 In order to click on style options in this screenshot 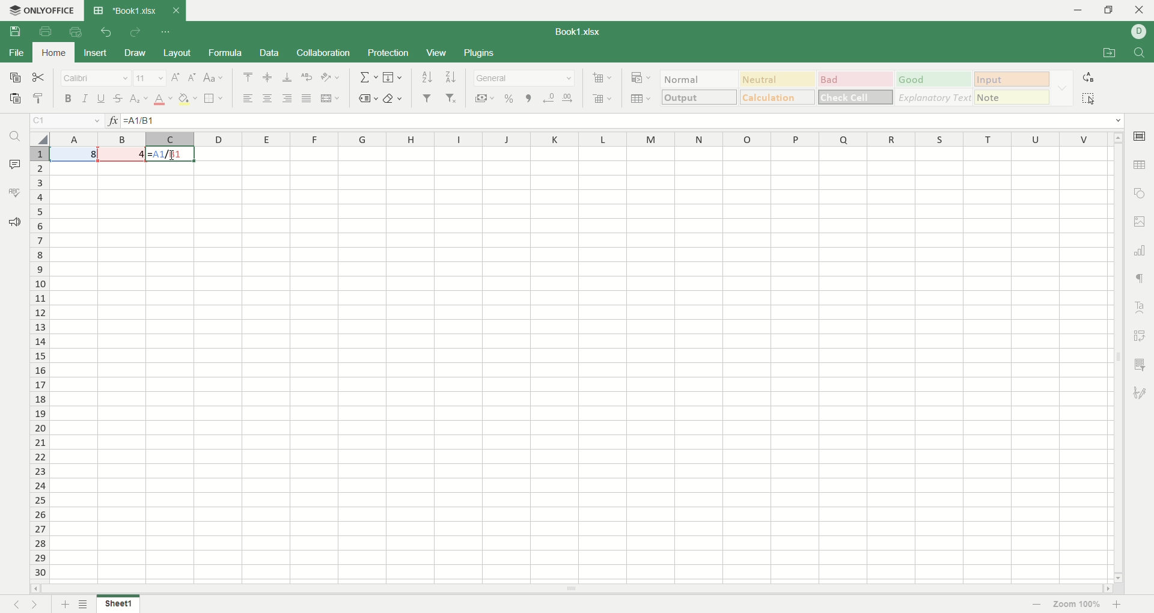, I will do `click(1061, 87)`.